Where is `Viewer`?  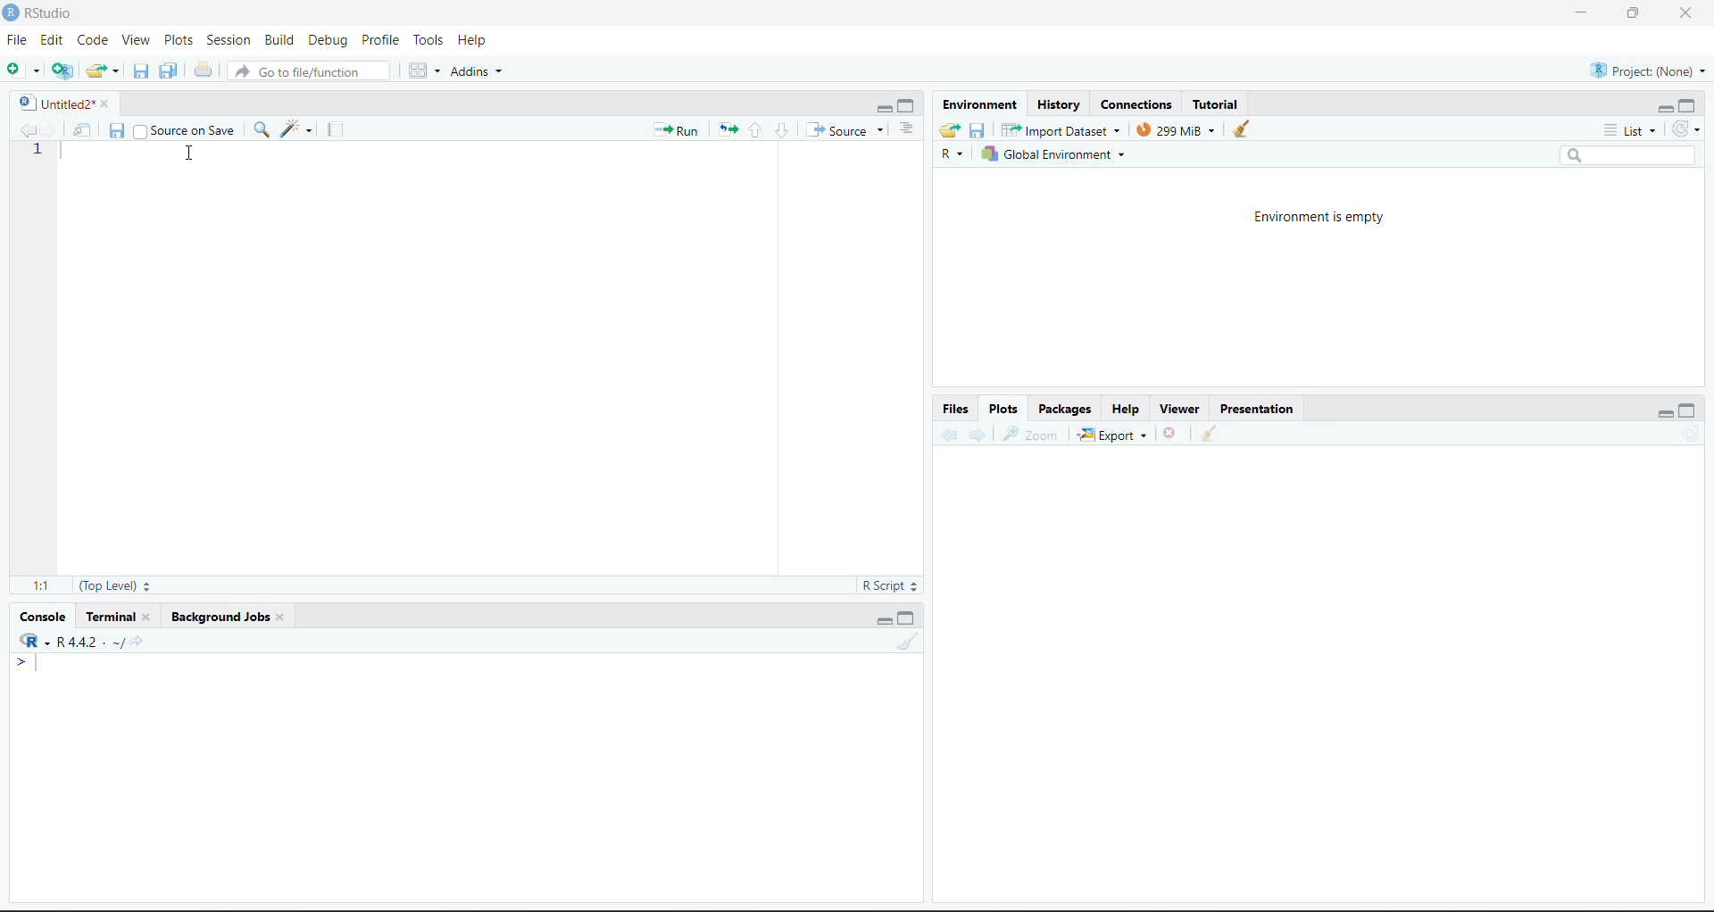 Viewer is located at coordinates (1183, 407).